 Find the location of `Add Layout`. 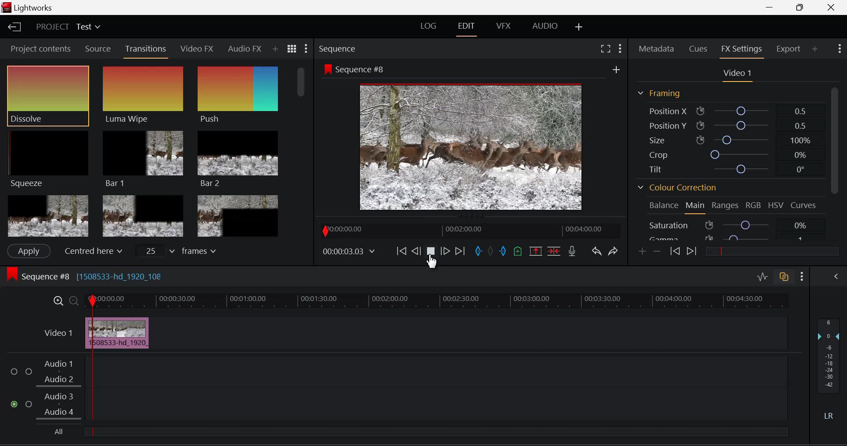

Add Layout is located at coordinates (579, 28).